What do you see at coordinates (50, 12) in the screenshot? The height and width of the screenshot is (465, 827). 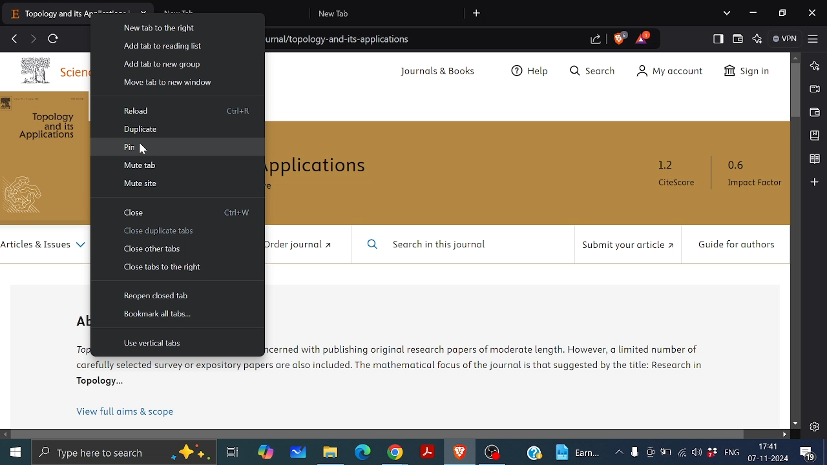 I see `tab` at bounding box center [50, 12].